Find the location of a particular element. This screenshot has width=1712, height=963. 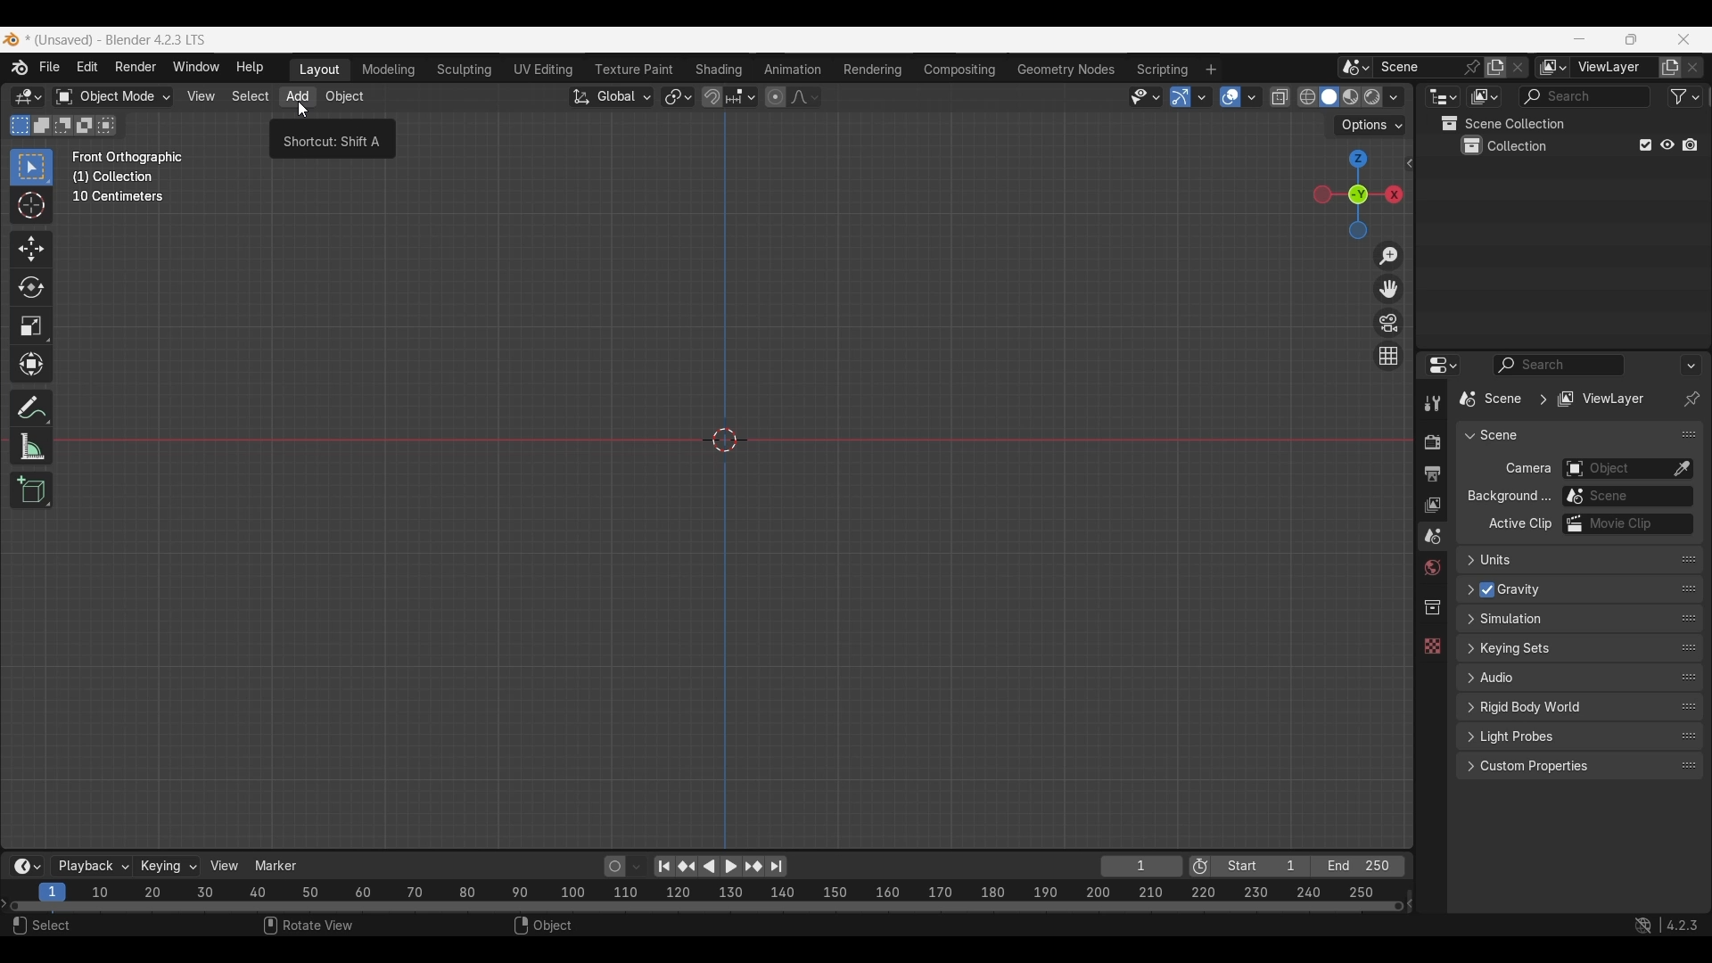

Measure is located at coordinates (31, 447).